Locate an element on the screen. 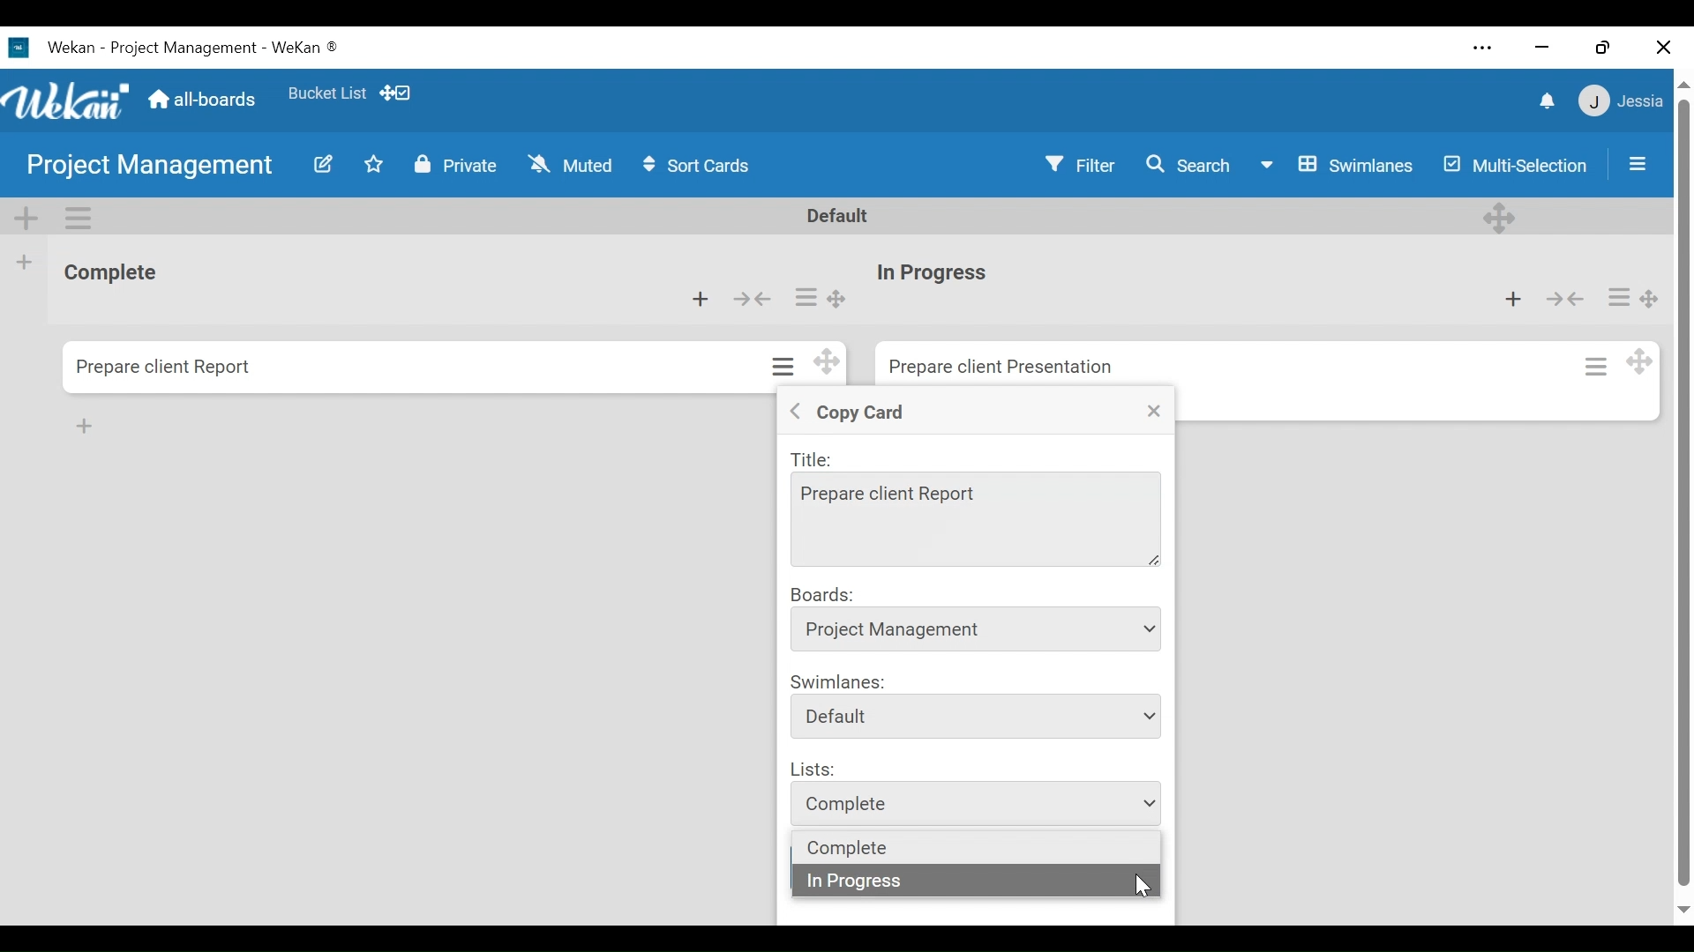  Muted is located at coordinates (570, 165).